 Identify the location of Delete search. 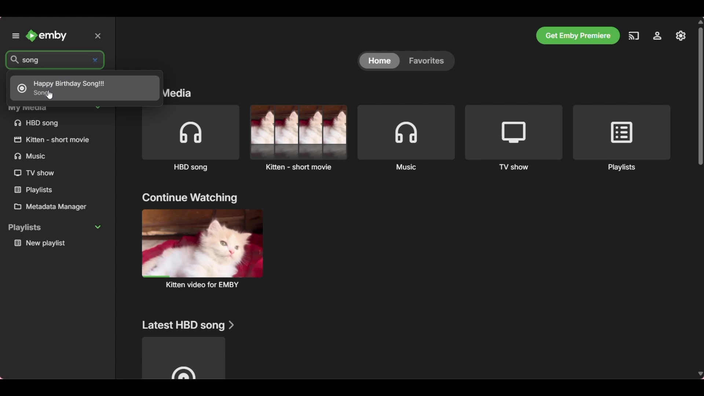
(97, 59).